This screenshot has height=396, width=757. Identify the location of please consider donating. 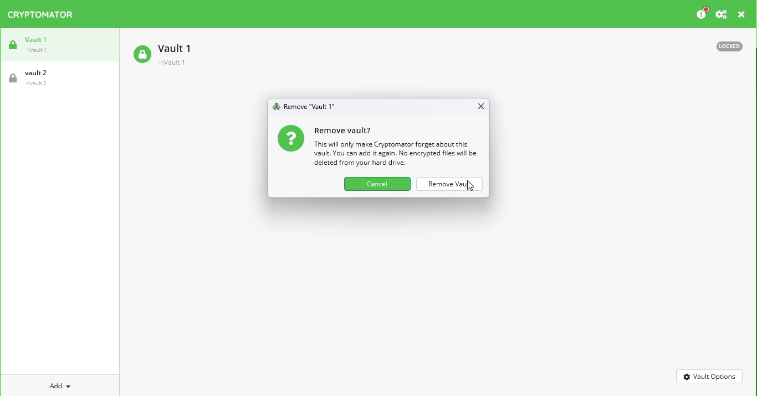
(702, 13).